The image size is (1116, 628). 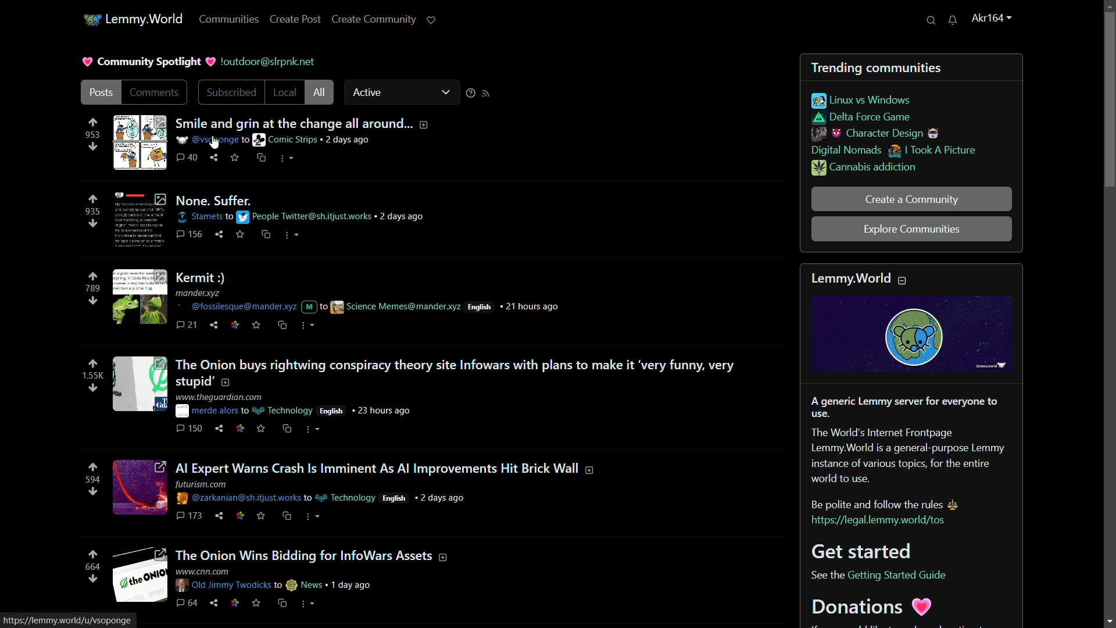 What do you see at coordinates (187, 325) in the screenshot?
I see `comment` at bounding box center [187, 325].